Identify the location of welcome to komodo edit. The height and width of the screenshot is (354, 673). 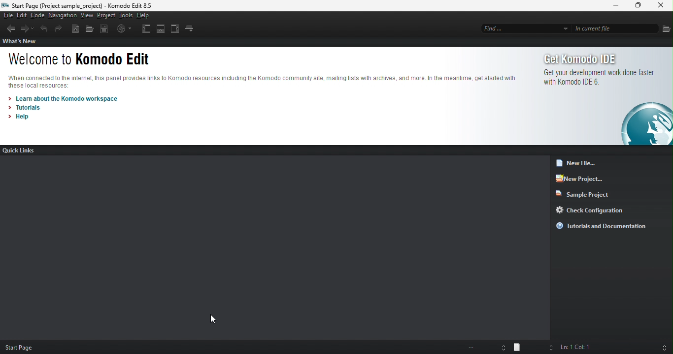
(84, 57).